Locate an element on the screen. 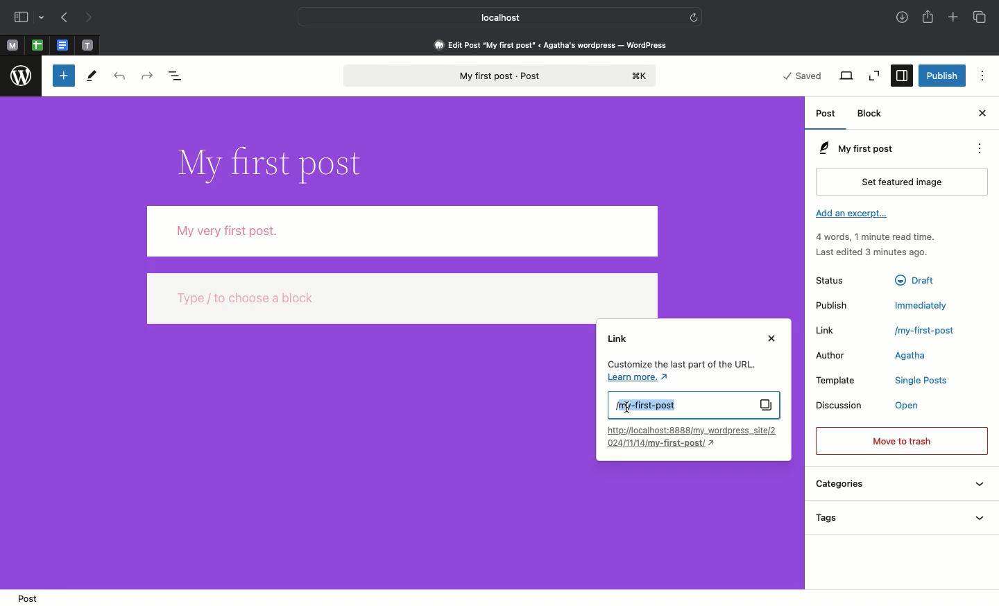  Wordpress is located at coordinates (20, 76).